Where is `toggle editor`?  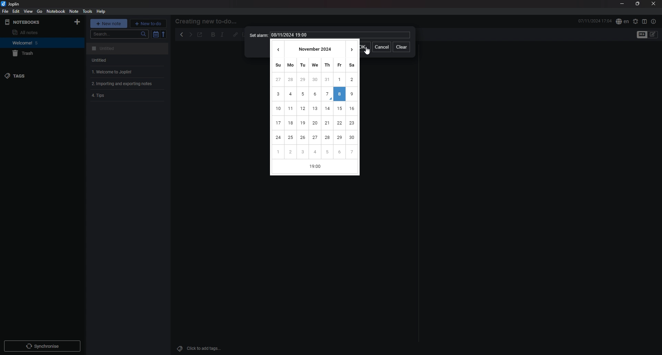
toggle editor is located at coordinates (641, 35).